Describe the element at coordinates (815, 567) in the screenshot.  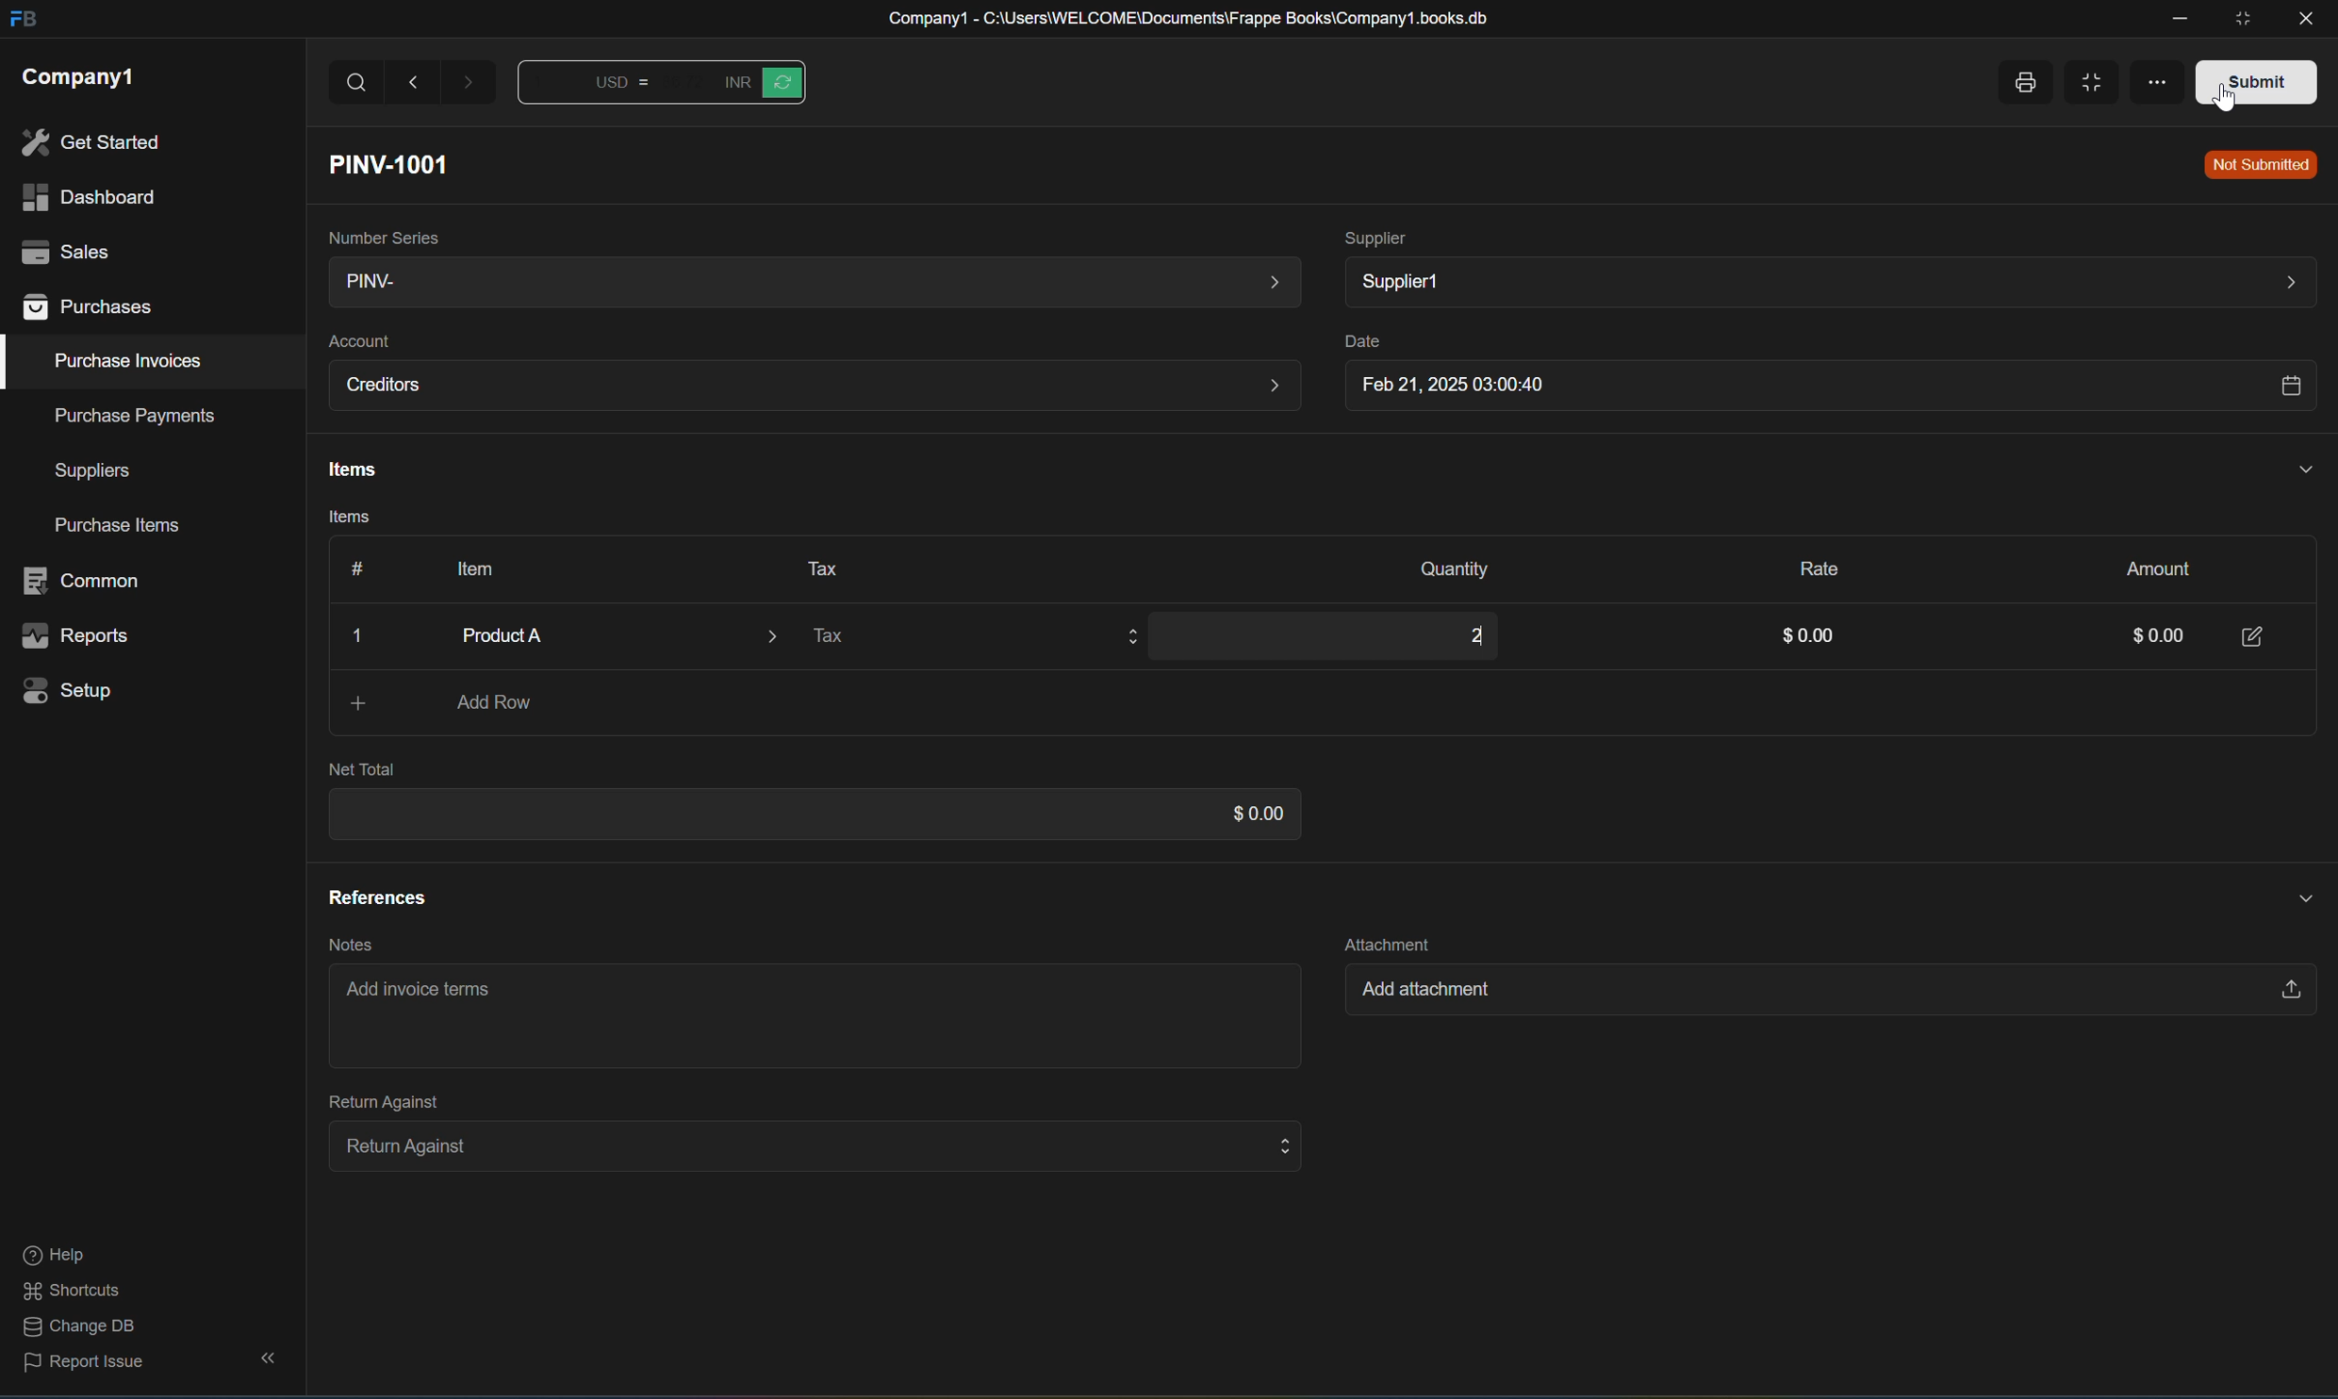
I see `Tax` at that location.